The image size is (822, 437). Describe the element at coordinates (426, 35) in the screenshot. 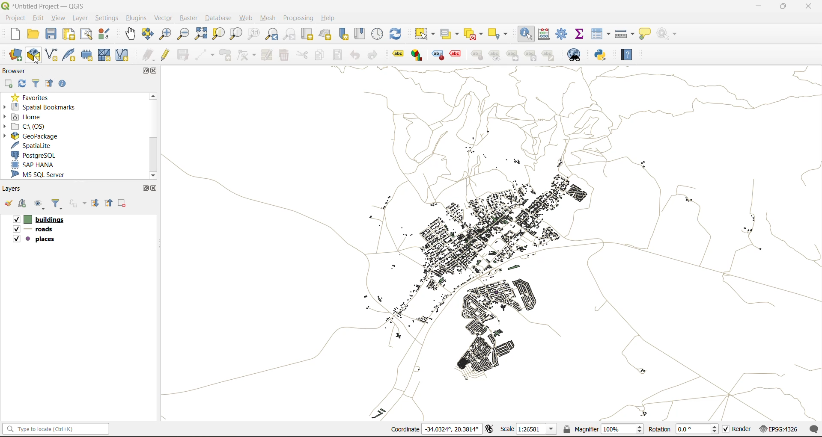

I see `select` at that location.